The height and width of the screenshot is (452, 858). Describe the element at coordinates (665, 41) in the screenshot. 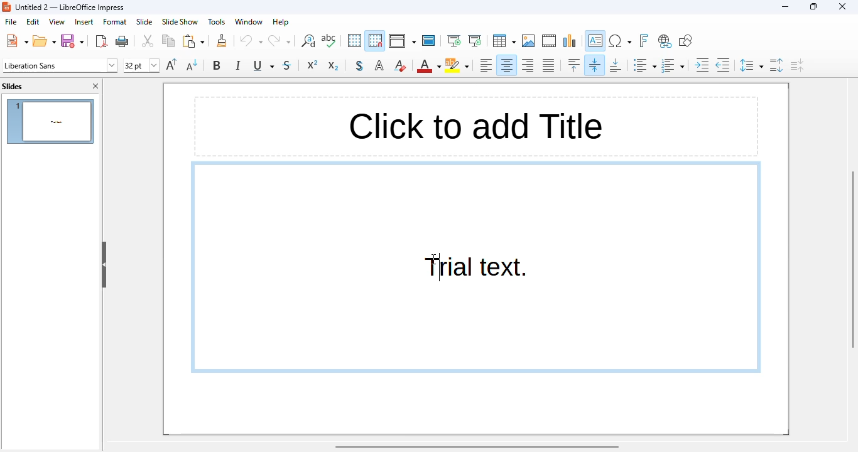

I see `insert hyperlink` at that location.